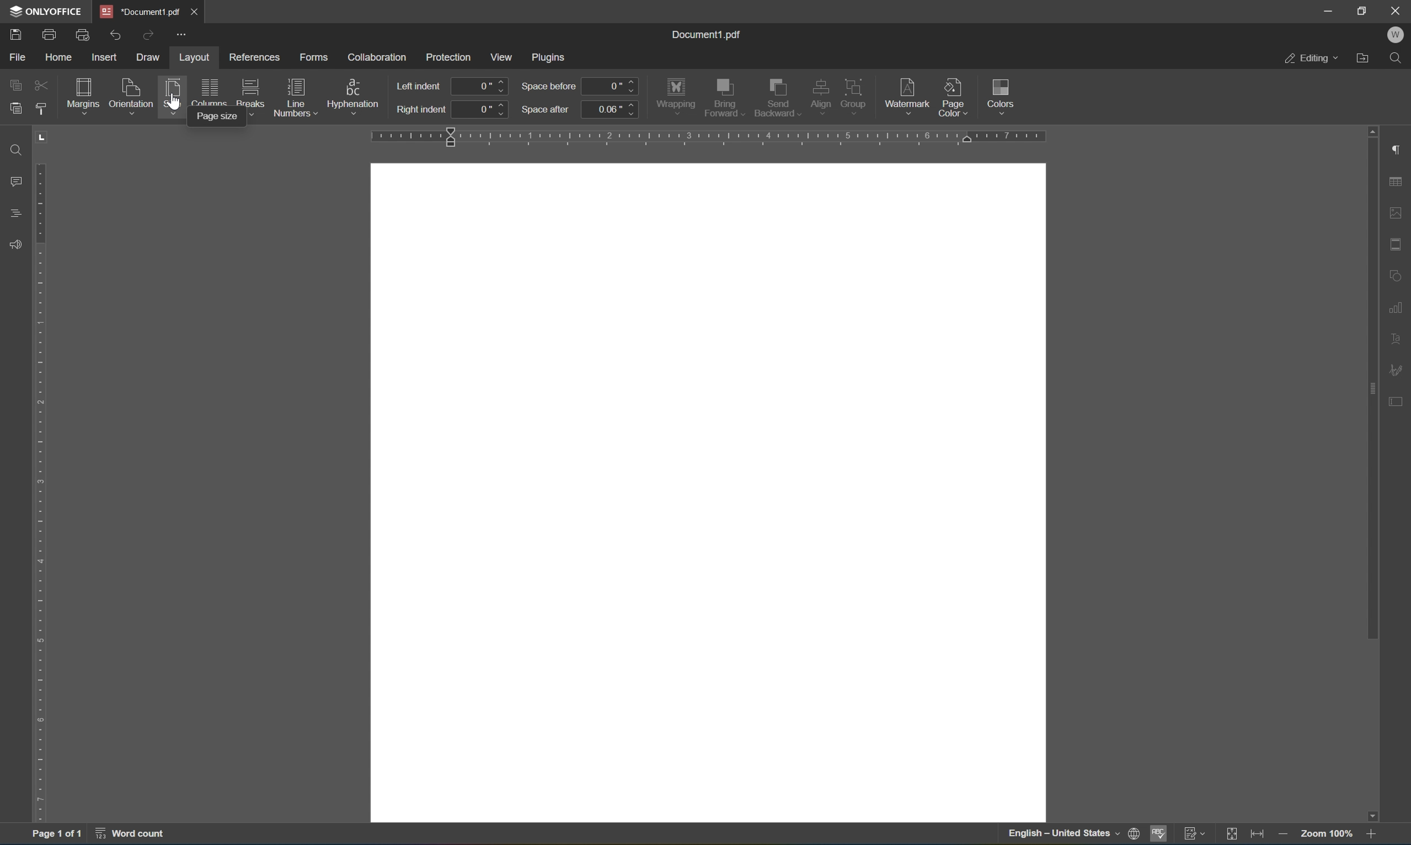  I want to click on group, so click(856, 93).